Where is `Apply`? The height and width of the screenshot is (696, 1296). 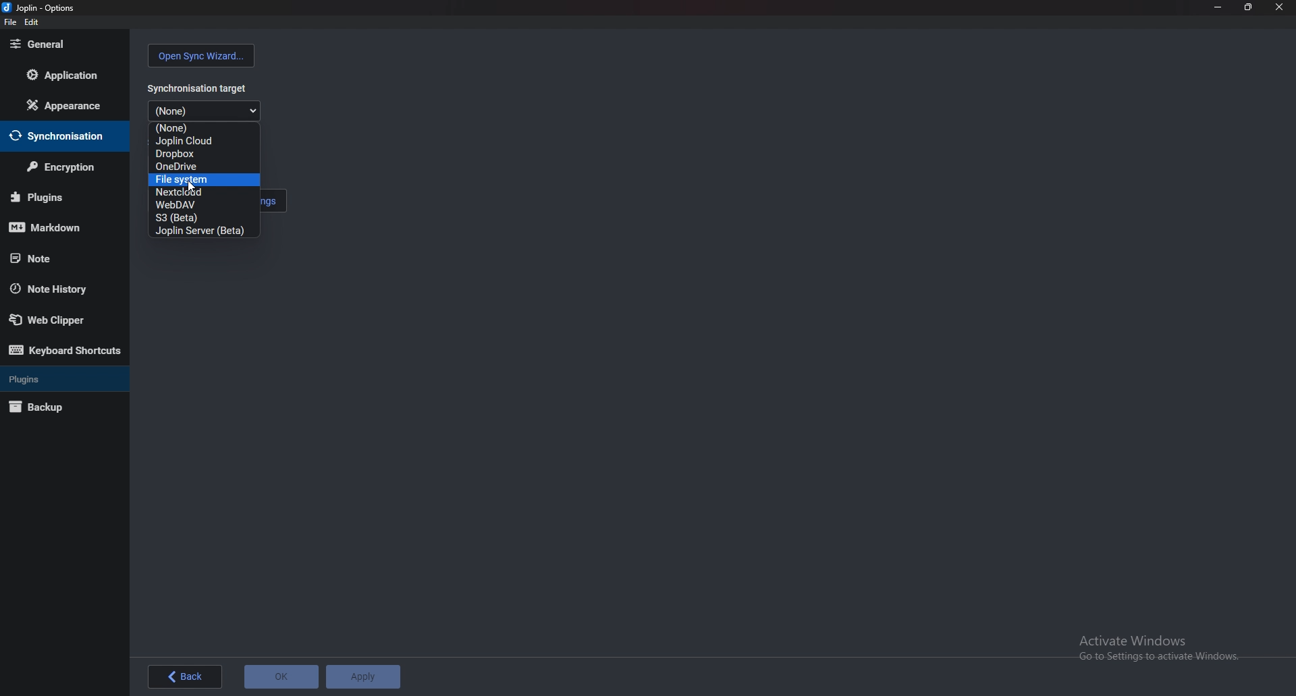 Apply is located at coordinates (364, 676).